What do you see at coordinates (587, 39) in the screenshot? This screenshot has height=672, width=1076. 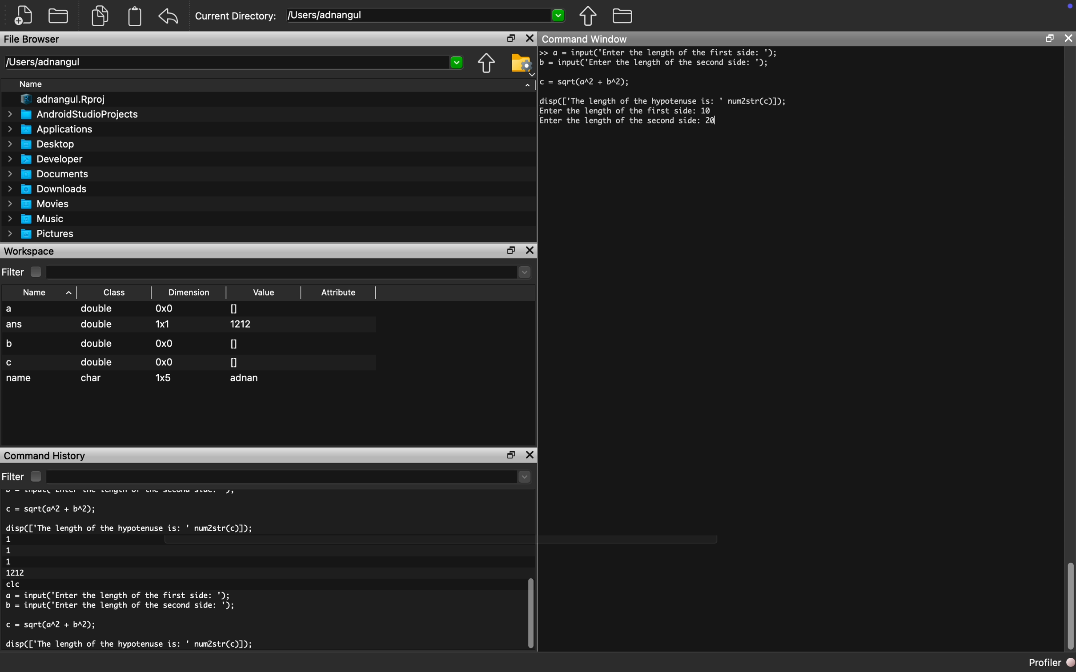 I see `Command Window` at bounding box center [587, 39].